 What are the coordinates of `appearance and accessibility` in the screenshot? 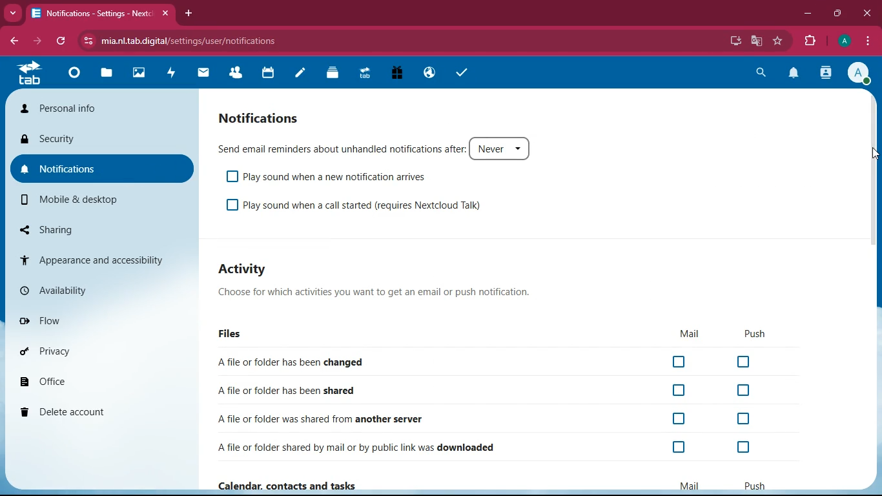 It's located at (101, 260).